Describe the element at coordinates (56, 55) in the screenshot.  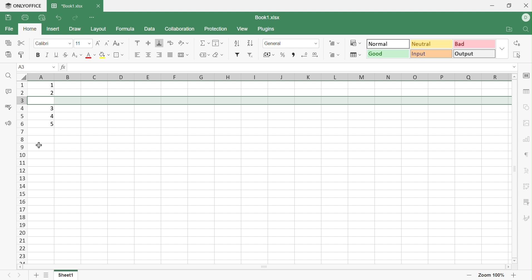
I see `Underline` at that location.